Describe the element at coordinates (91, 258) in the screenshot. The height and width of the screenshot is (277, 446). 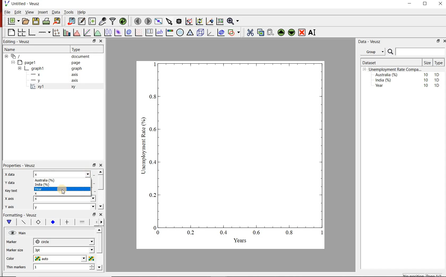
I see `choose color` at that location.